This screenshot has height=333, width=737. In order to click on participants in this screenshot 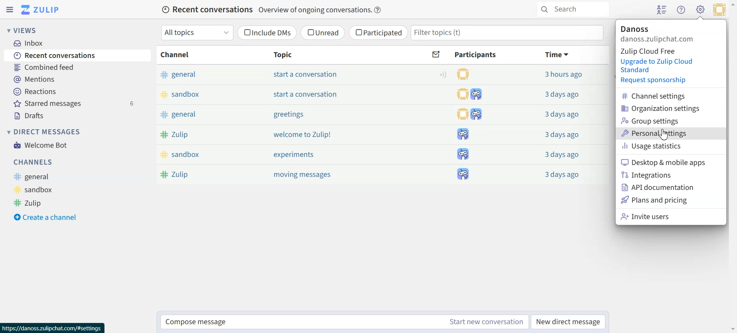, I will do `click(469, 94)`.